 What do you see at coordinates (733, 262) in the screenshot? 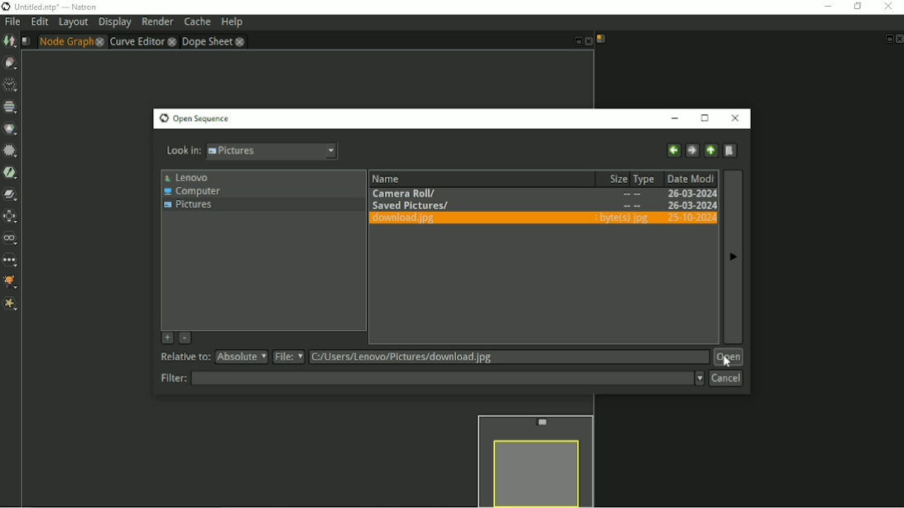
I see `Next` at bounding box center [733, 262].